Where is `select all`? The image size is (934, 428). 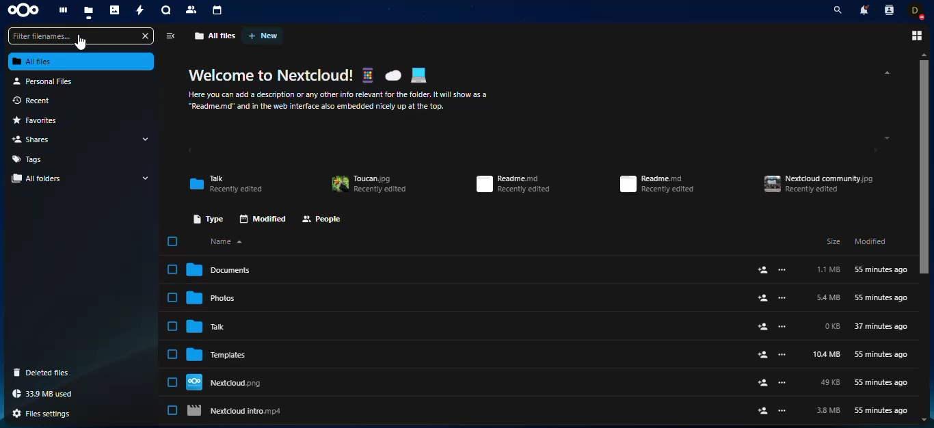 select all is located at coordinates (173, 241).